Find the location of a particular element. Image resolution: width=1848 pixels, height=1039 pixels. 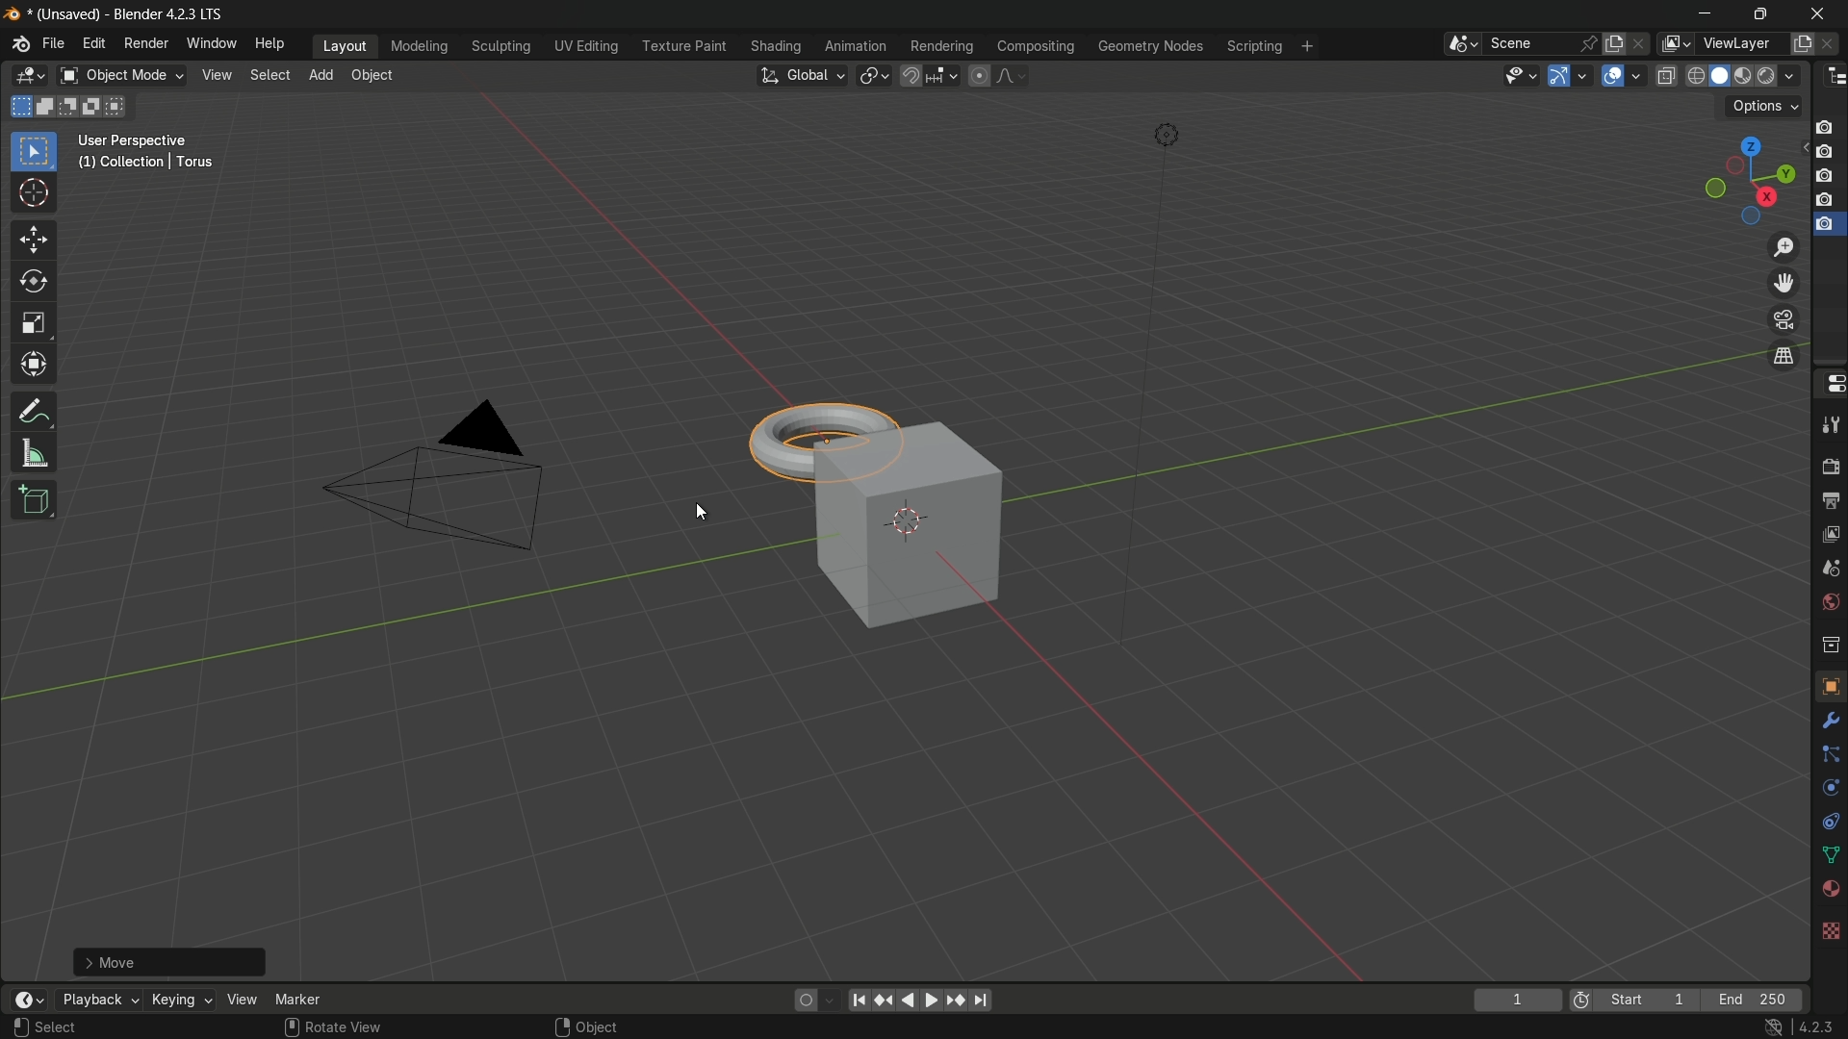

remove layer is located at coordinates (1831, 43).